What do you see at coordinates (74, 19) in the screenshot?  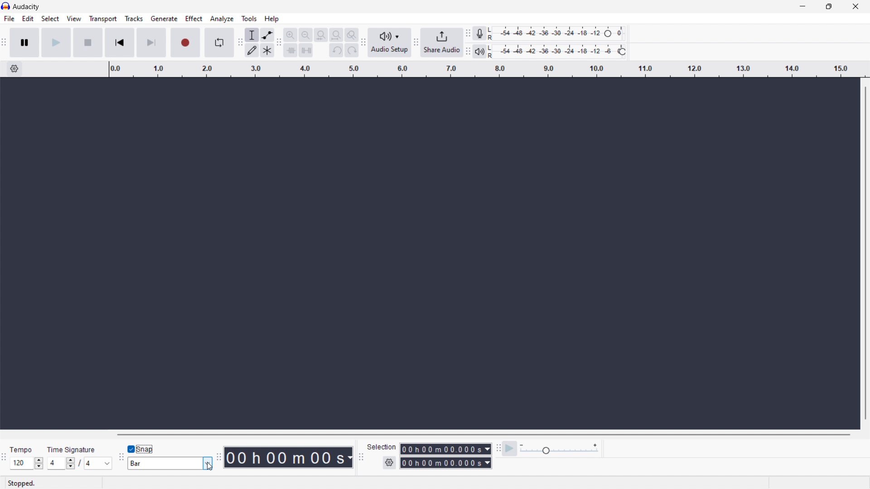 I see `view` at bounding box center [74, 19].